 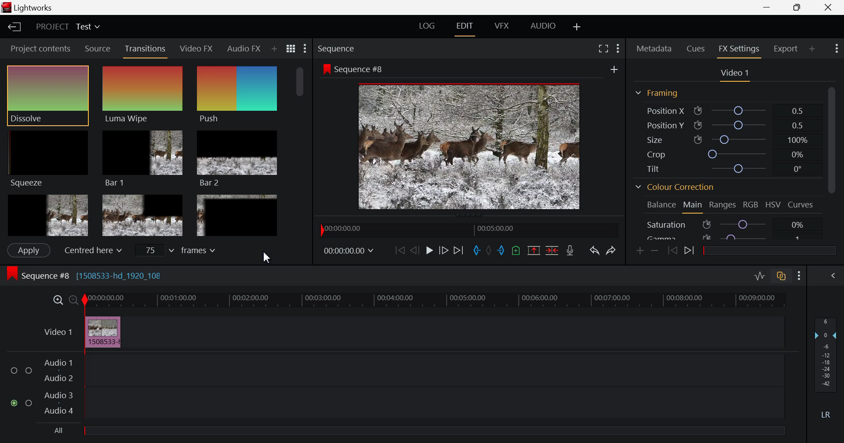 I want to click on show Settings, so click(x=619, y=49).